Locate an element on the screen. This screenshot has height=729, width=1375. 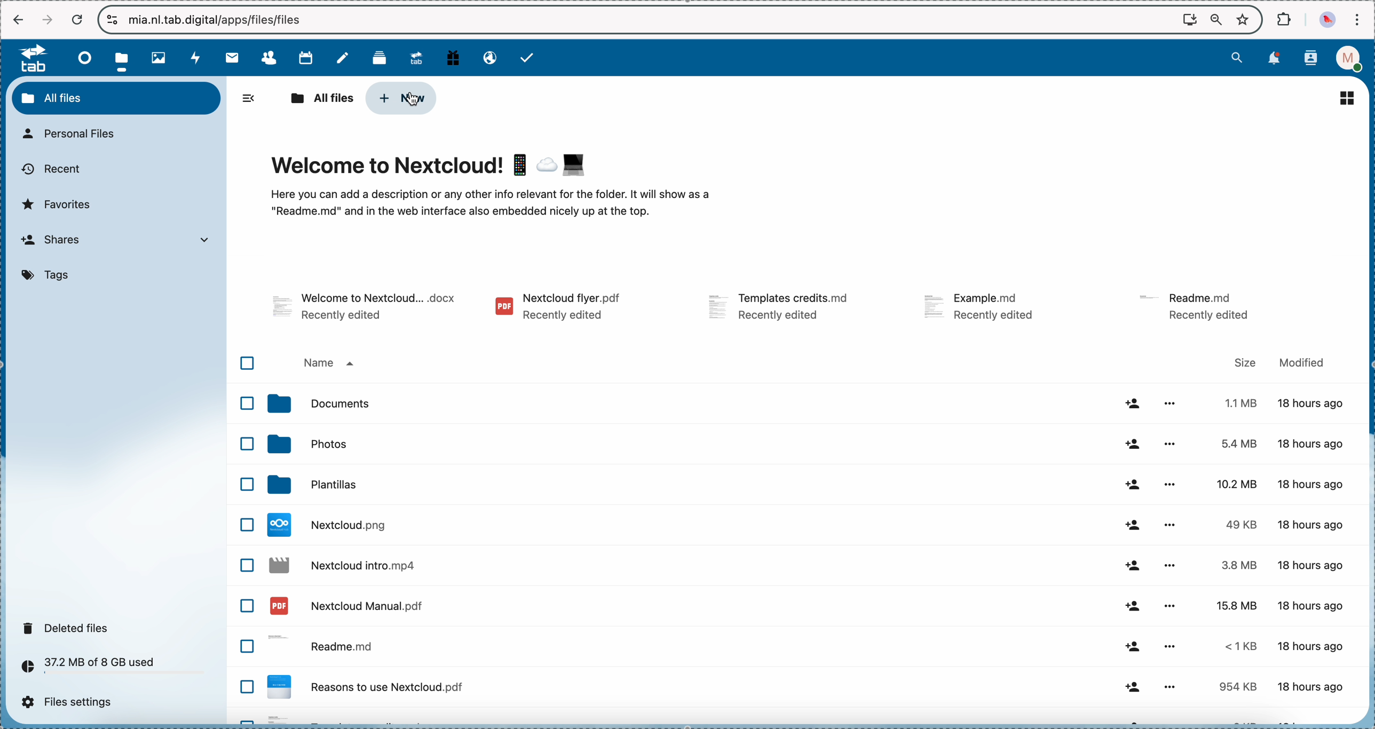
list view is located at coordinates (1348, 98).